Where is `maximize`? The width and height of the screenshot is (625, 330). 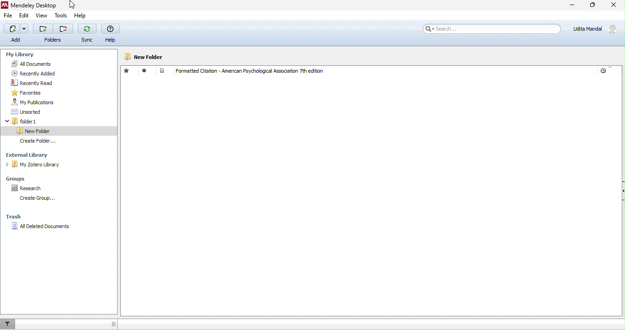 maximize is located at coordinates (593, 5).